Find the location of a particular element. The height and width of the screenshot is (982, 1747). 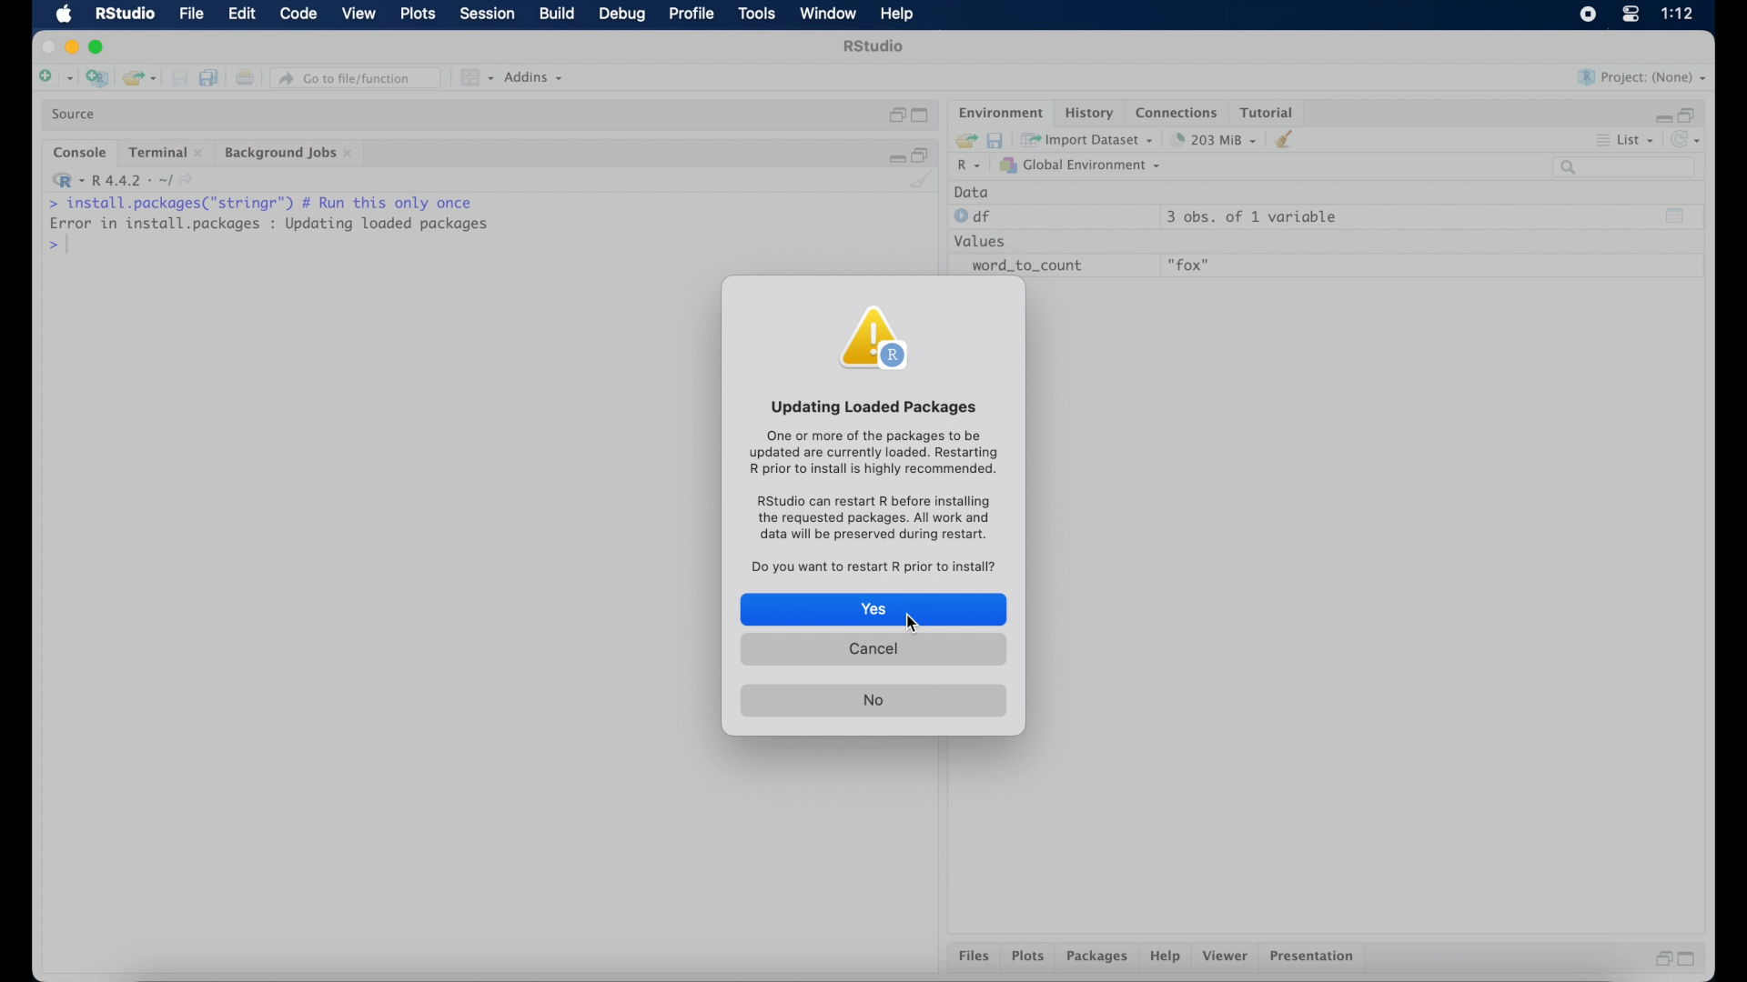

load workspace is located at coordinates (963, 141).